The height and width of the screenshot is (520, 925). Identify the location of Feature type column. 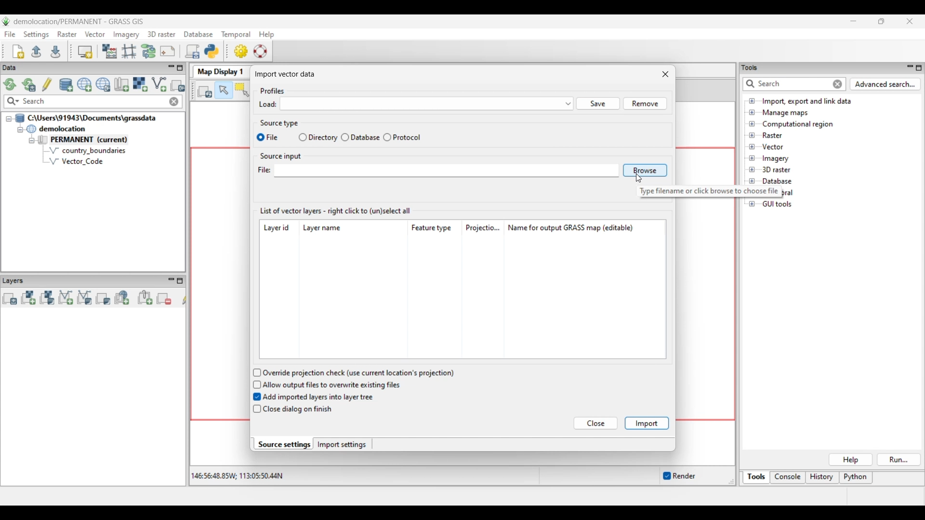
(431, 228).